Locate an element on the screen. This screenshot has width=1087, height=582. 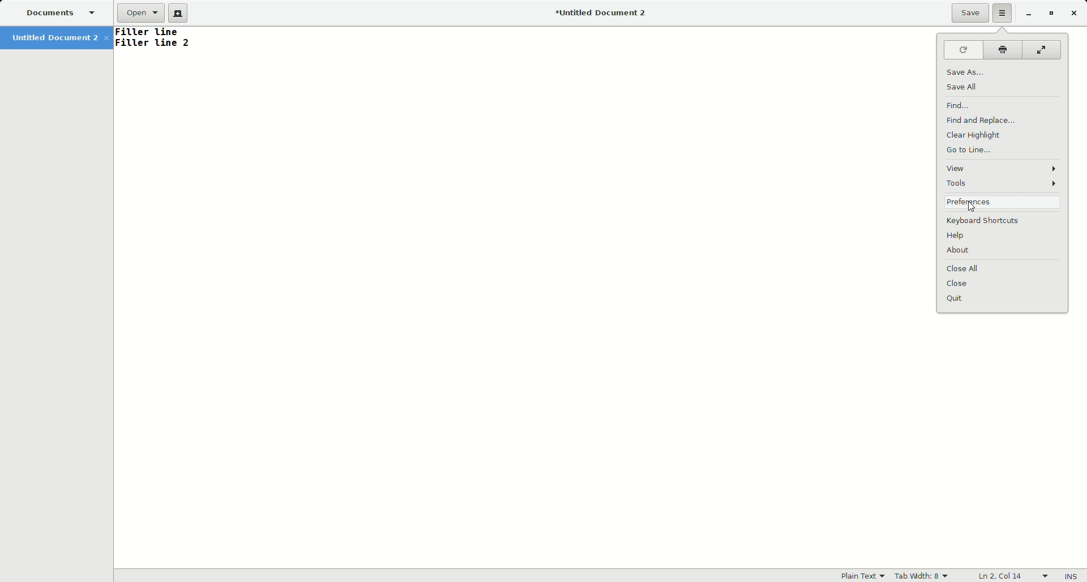
Preferences is located at coordinates (1002, 202).